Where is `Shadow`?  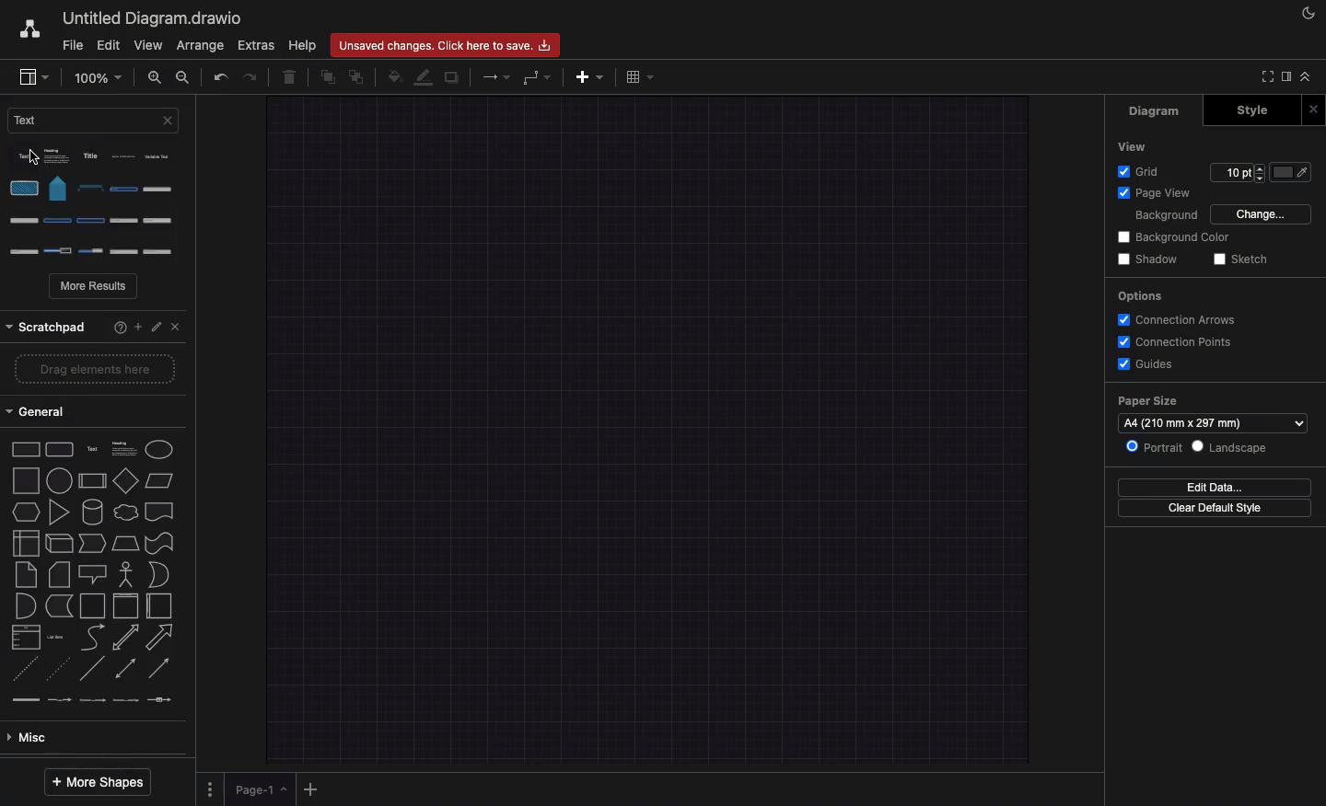
Shadow is located at coordinates (1151, 259).